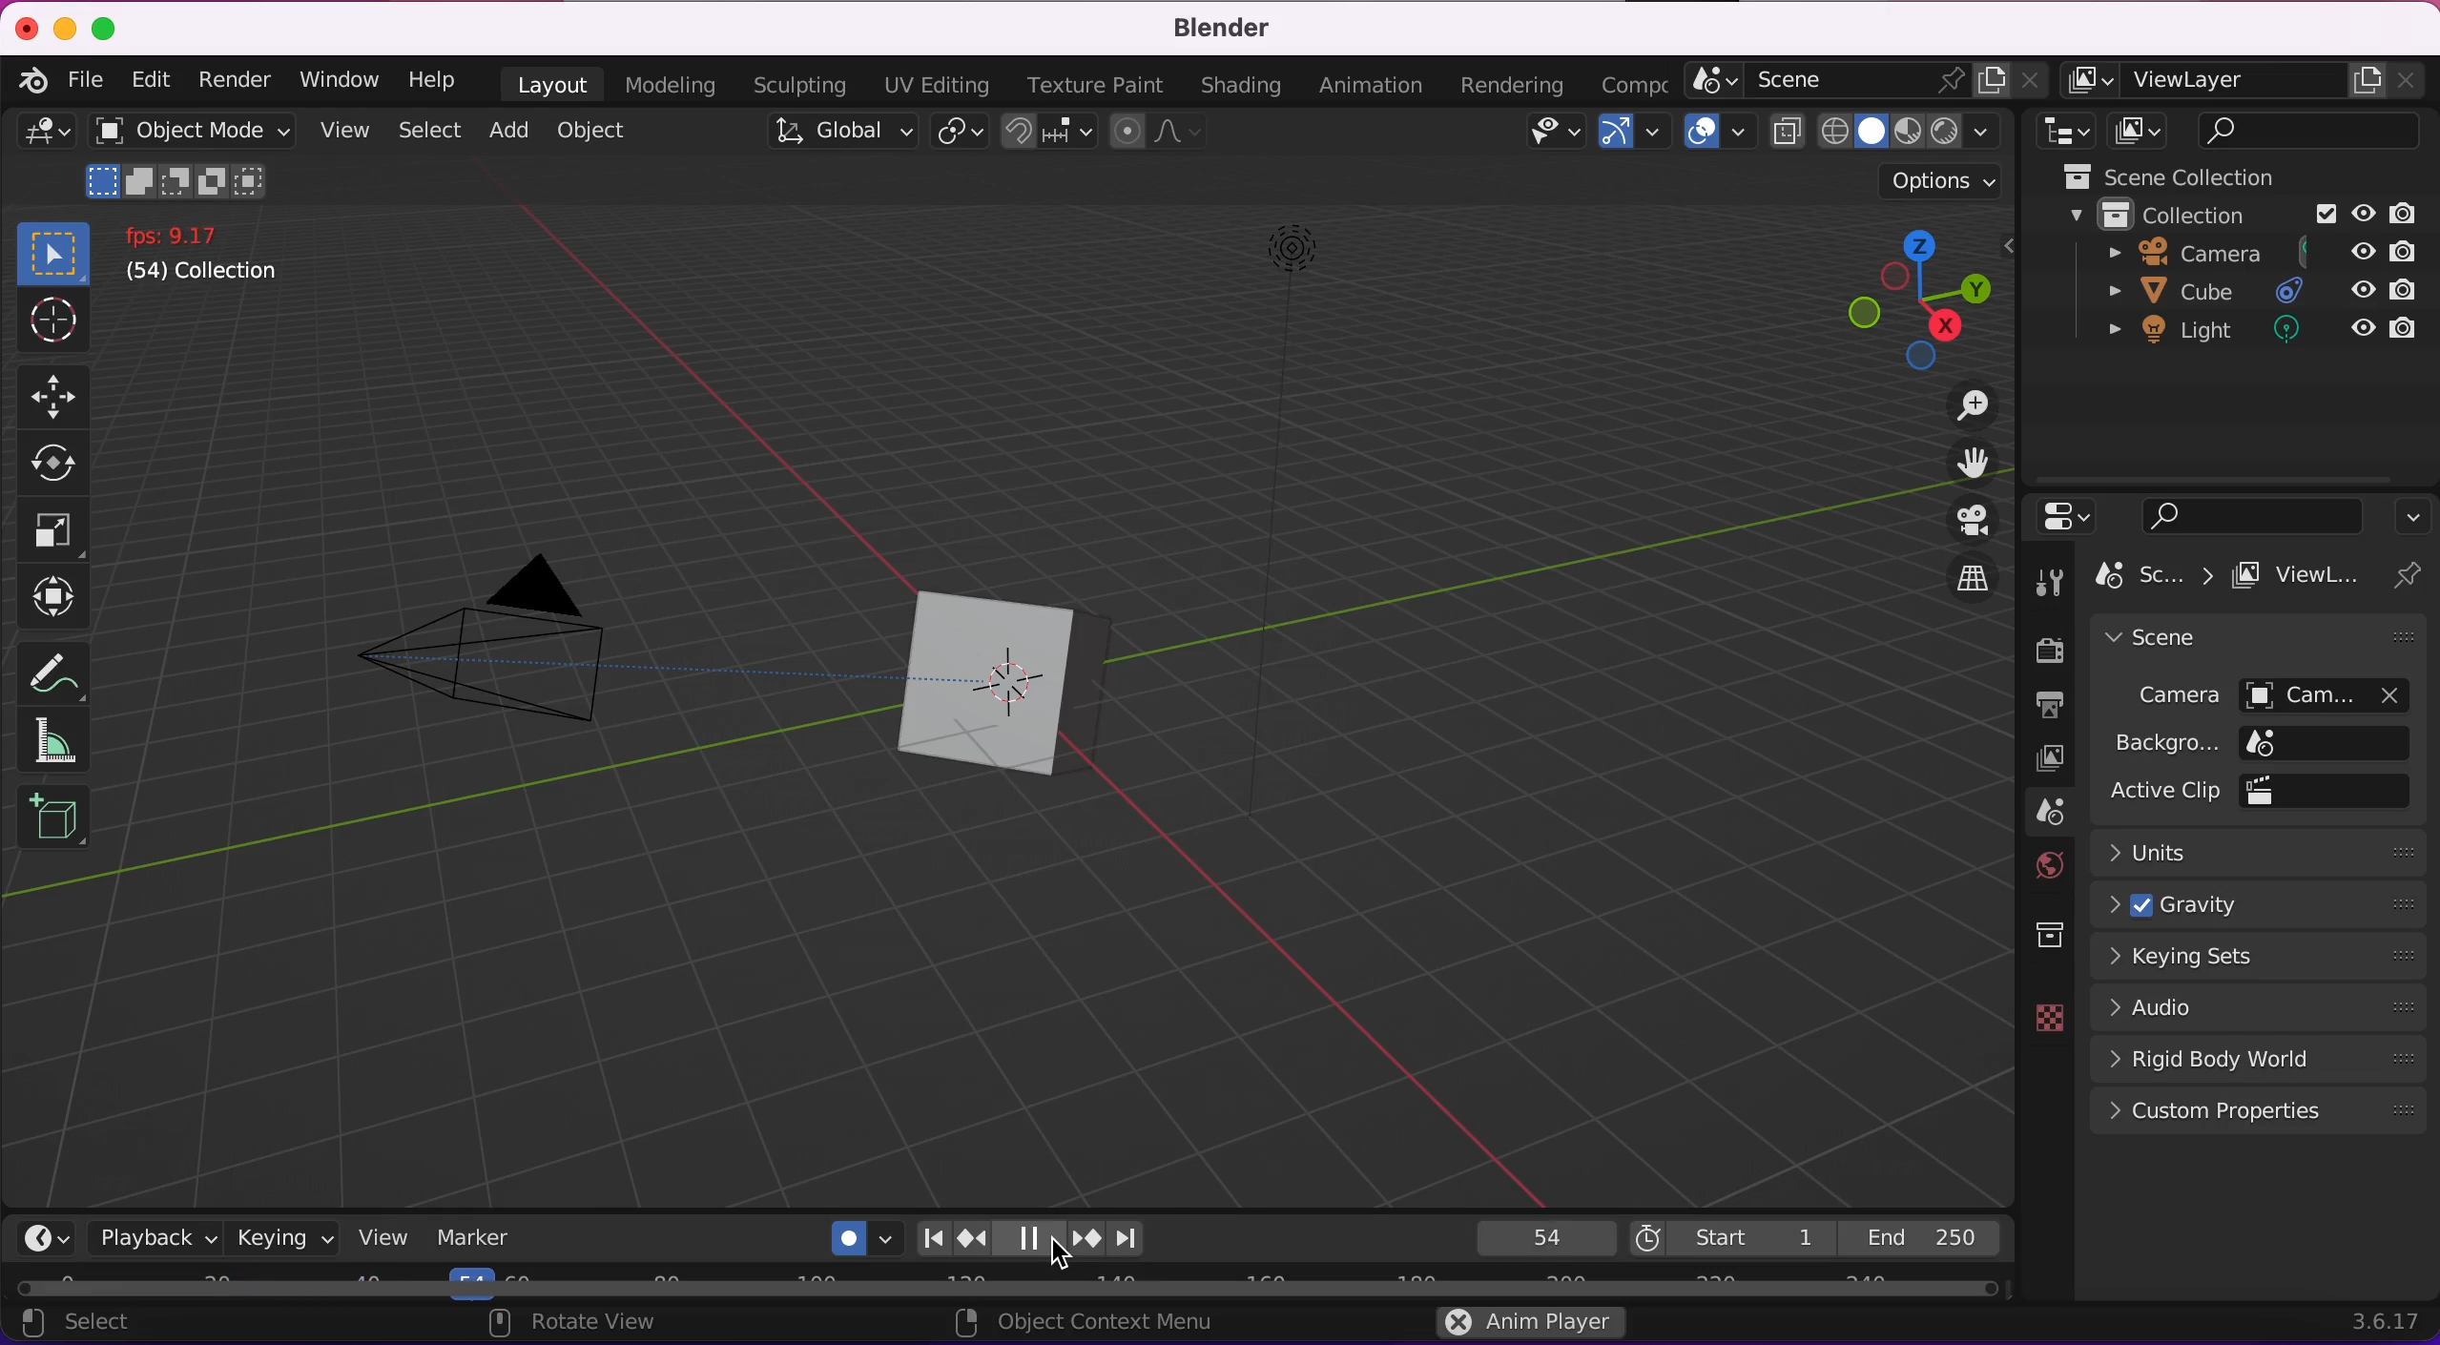 Image resolution: width=2440 pixels, height=1345 pixels. What do you see at coordinates (527, 637) in the screenshot?
I see `camera` at bounding box center [527, 637].